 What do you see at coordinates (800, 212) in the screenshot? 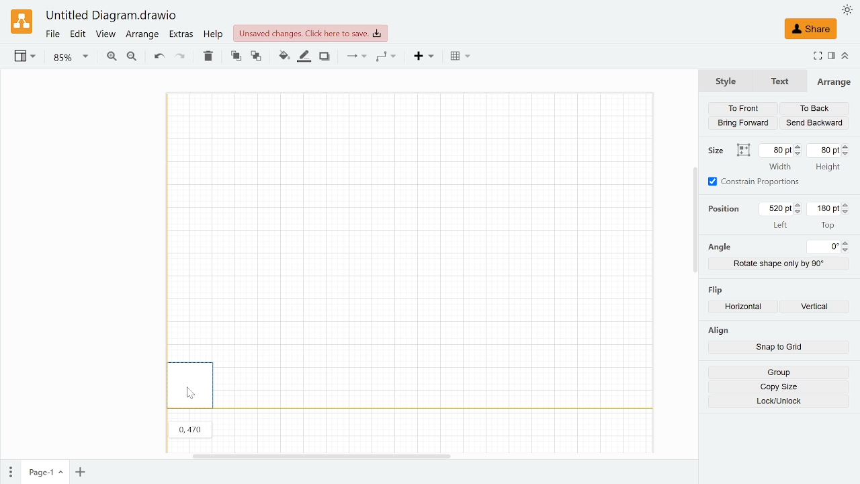
I see `Decrease left` at bounding box center [800, 212].